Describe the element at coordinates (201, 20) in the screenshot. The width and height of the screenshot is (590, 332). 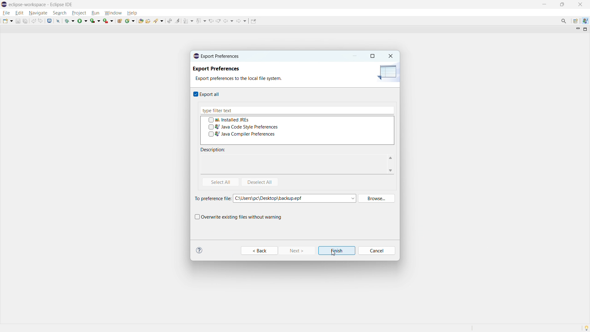
I see `previous annotation` at that location.